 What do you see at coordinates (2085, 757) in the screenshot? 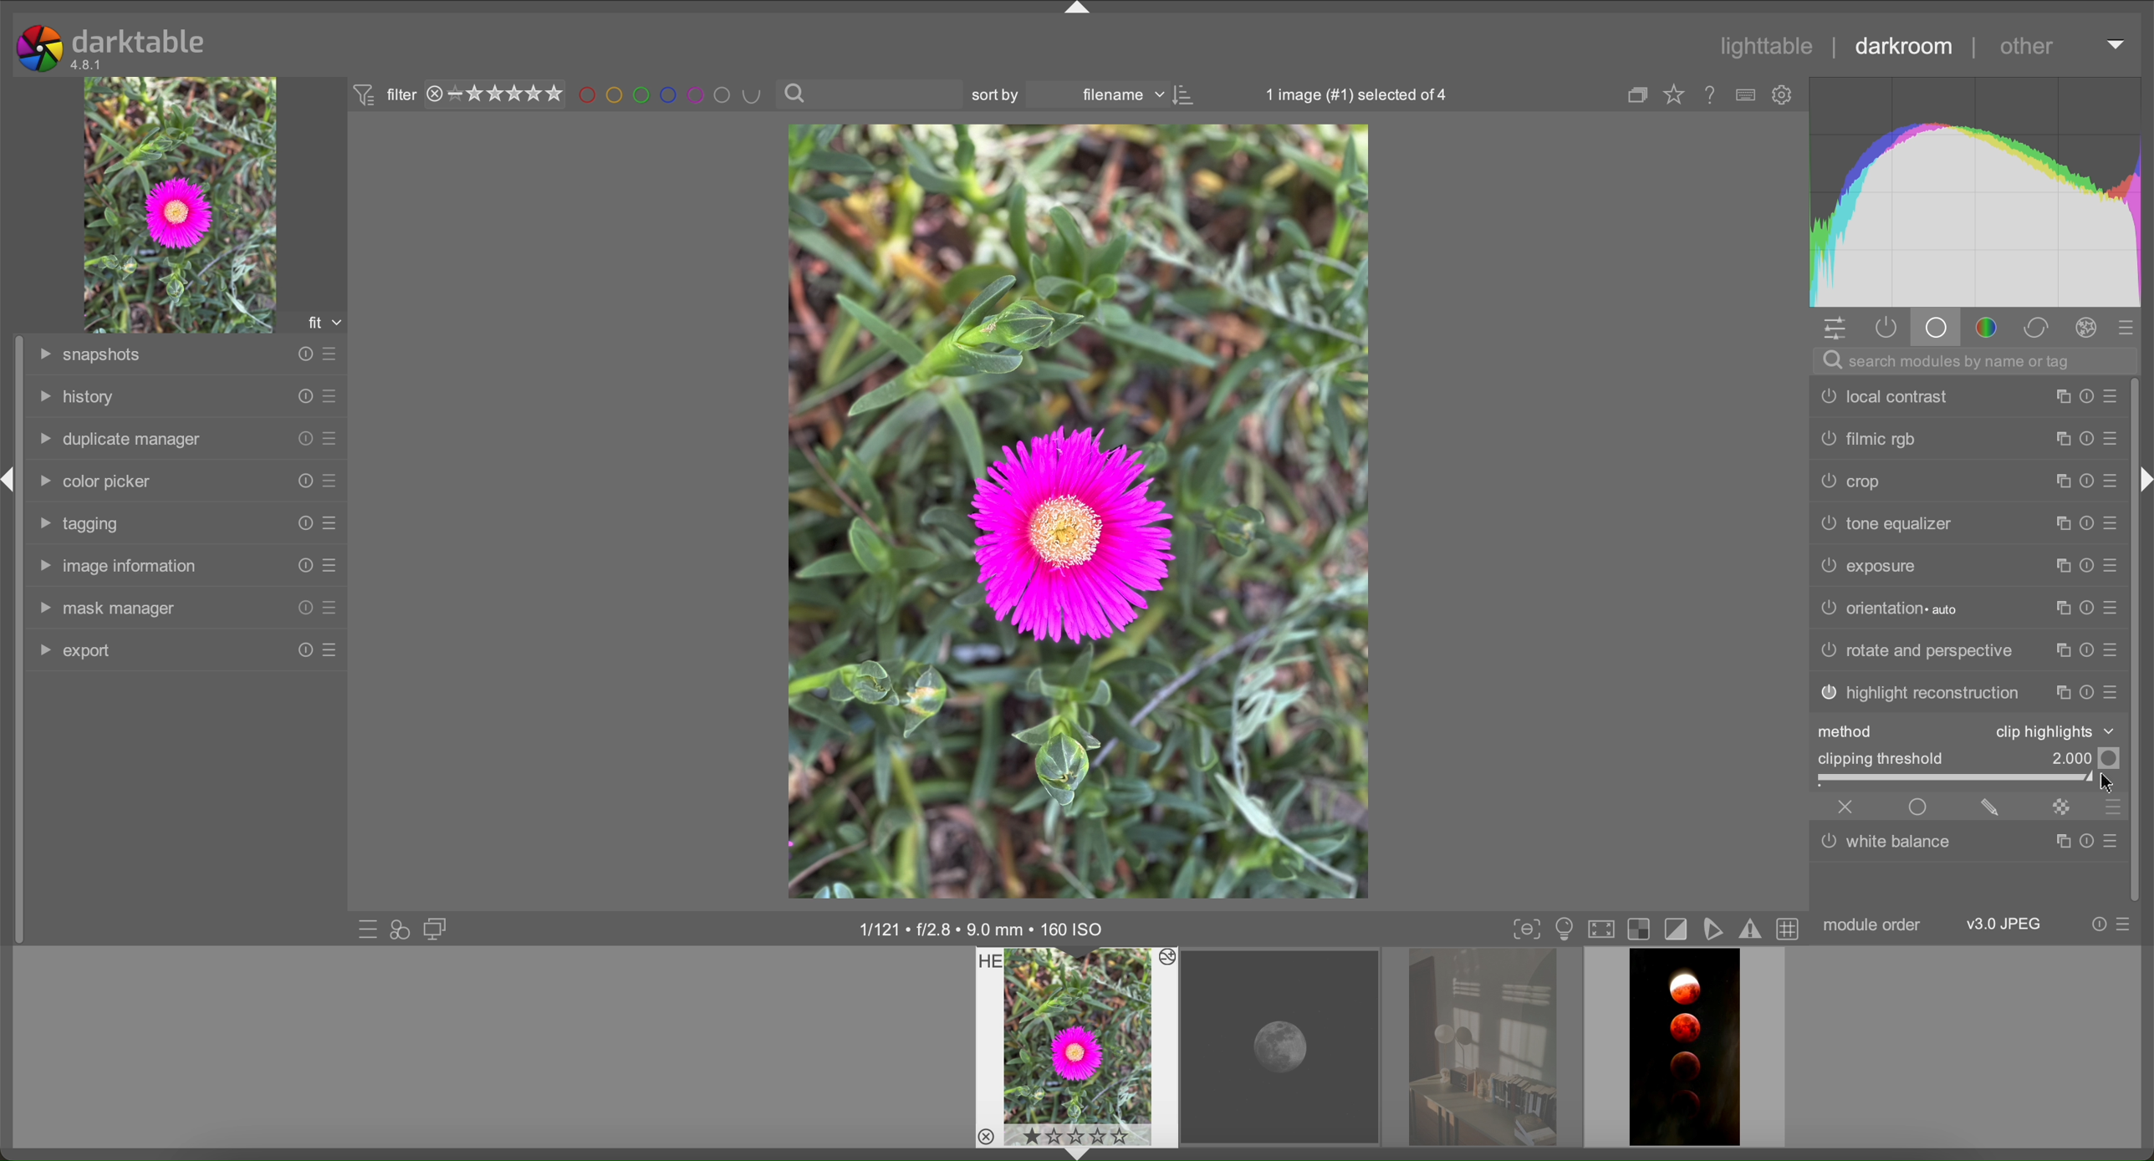
I see `Value` at bounding box center [2085, 757].